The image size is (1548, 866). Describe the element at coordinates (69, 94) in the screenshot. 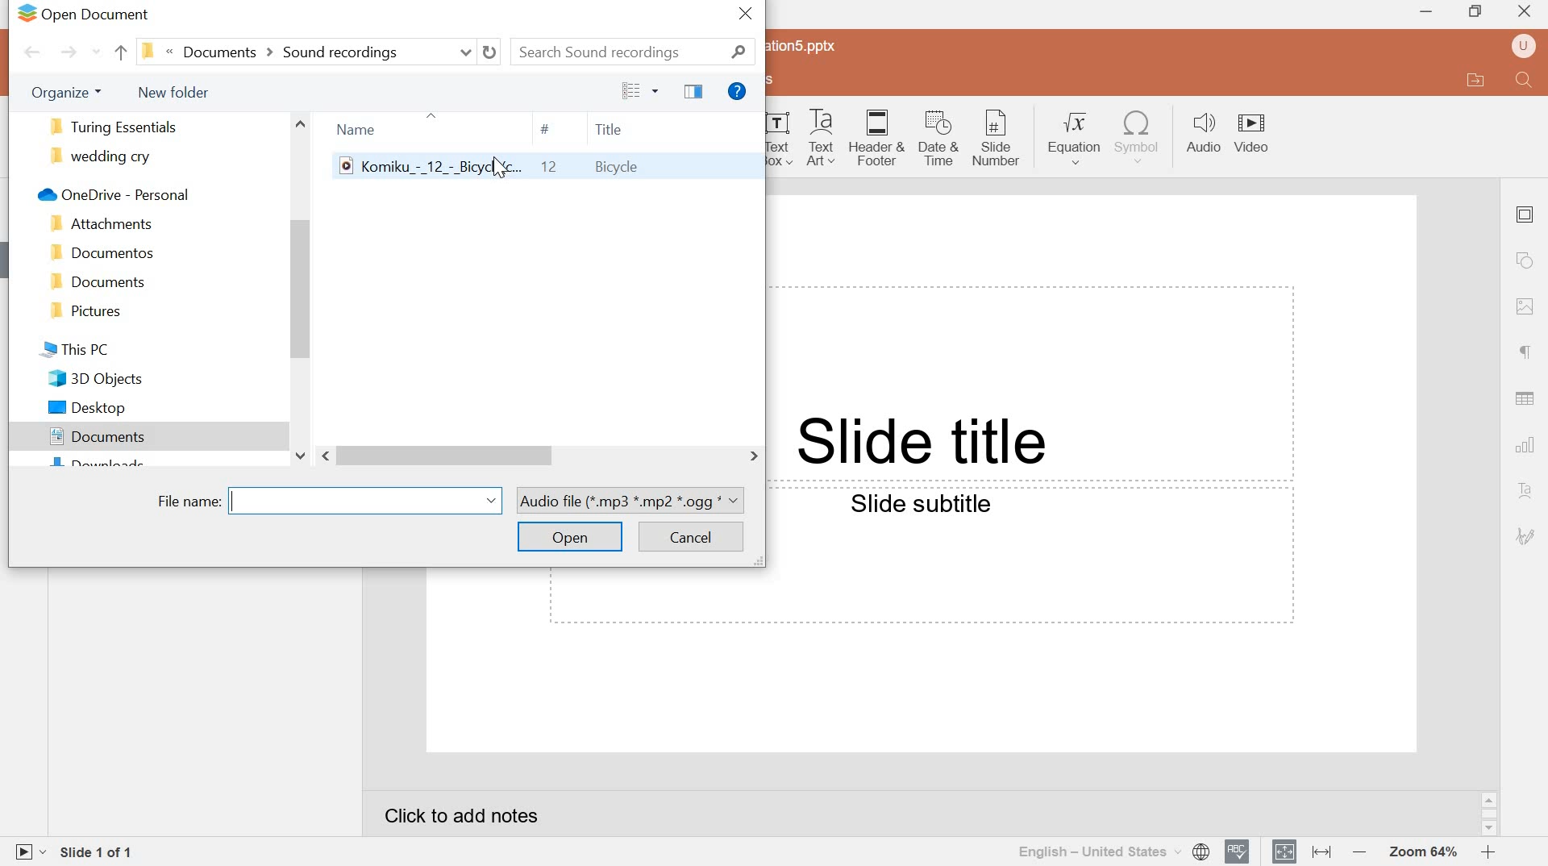

I see `organize` at that location.